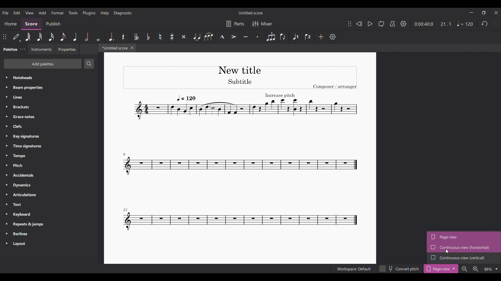 The width and height of the screenshot is (501, 281). I want to click on Barlines, so click(49, 234).